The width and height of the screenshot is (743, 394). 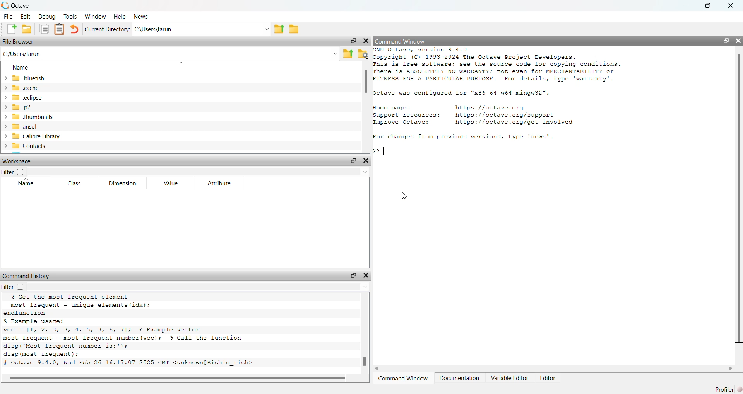 I want to click on Command Window, so click(x=401, y=41).